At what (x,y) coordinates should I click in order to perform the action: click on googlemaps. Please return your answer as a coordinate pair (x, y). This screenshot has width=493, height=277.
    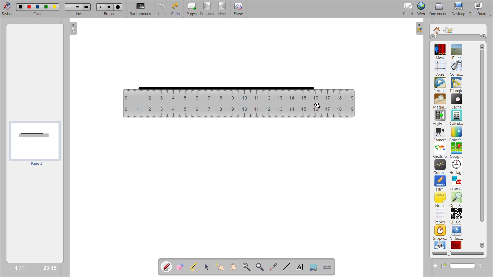
    Looking at the image, I should click on (456, 150).